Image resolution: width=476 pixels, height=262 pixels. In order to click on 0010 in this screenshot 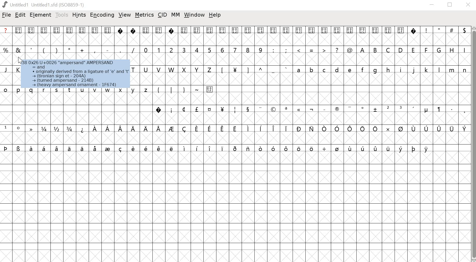, I will do `click(210, 35)`.